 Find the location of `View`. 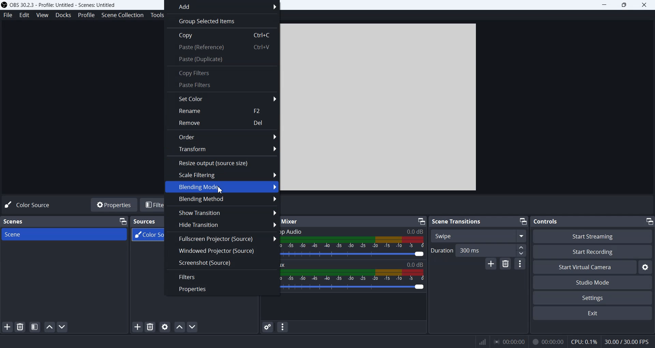

View is located at coordinates (42, 15).